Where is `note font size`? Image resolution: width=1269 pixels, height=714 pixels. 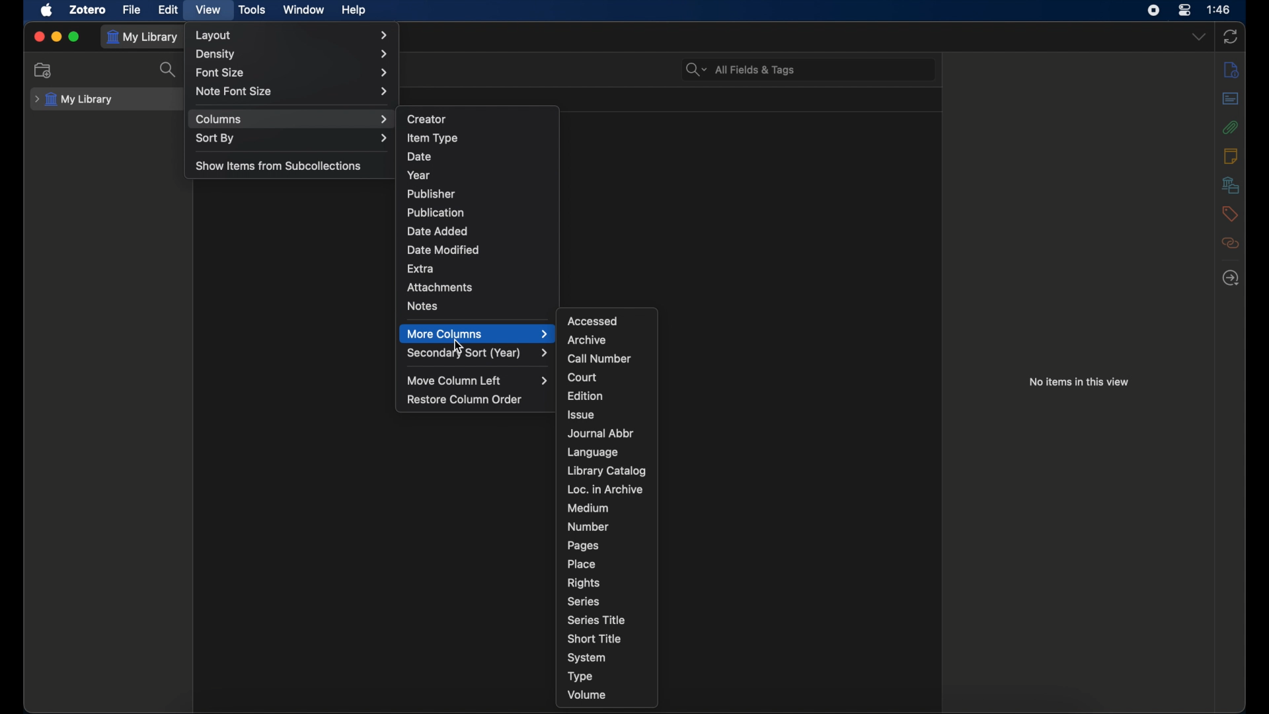
note font size is located at coordinates (293, 91).